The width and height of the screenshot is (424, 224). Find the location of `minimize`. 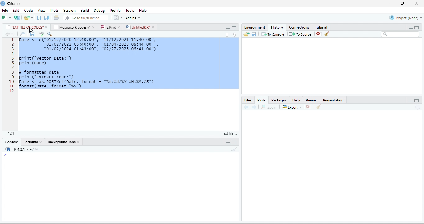

minimize is located at coordinates (389, 3).